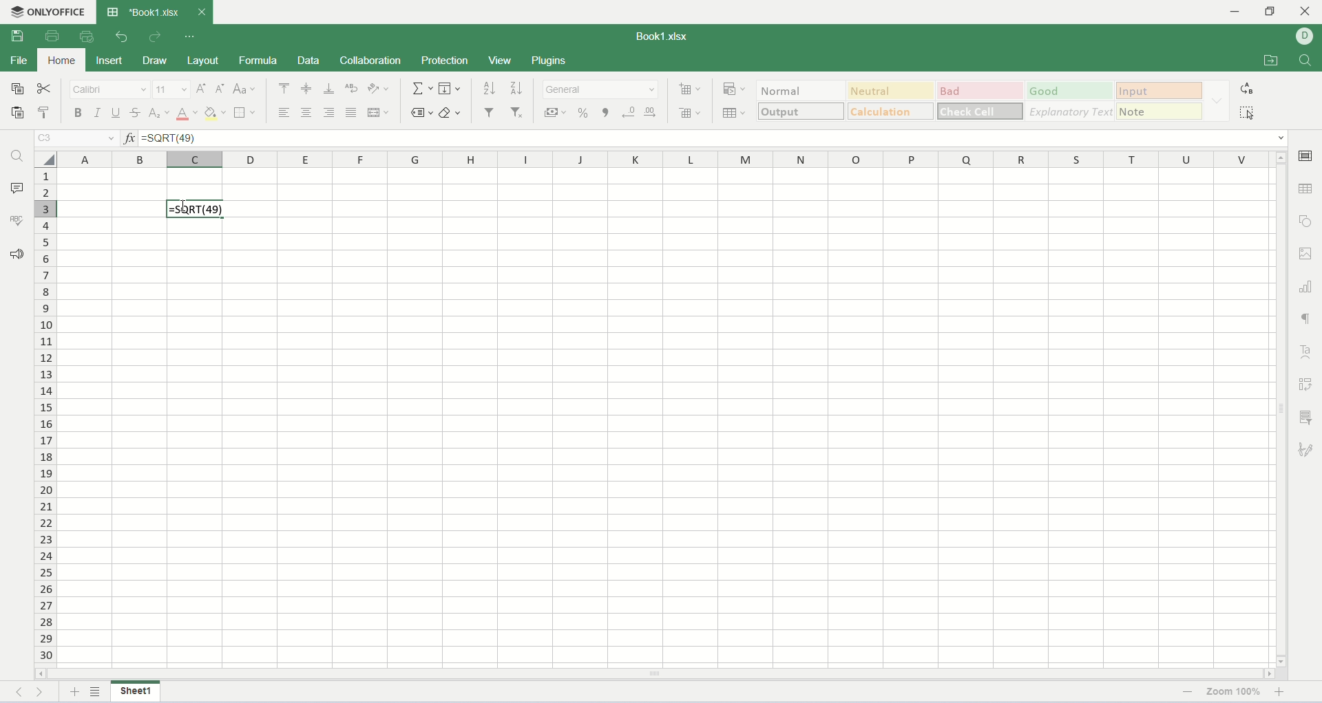 This screenshot has width=1322, height=703. I want to click on protection, so click(446, 59).